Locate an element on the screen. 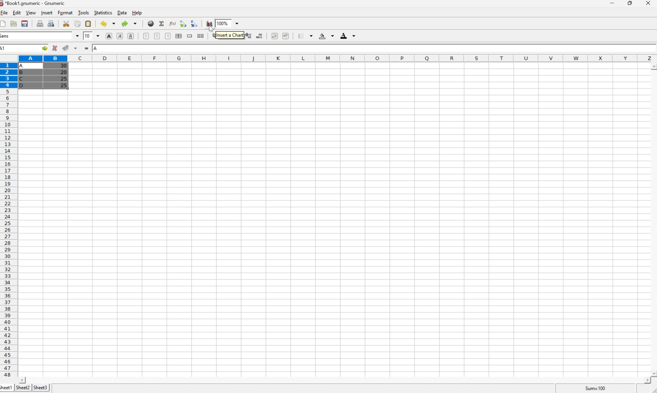 The image size is (657, 393). Redo is located at coordinates (129, 23).